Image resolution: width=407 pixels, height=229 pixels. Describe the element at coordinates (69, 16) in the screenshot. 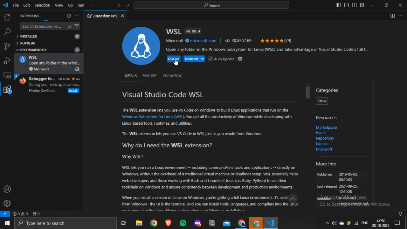

I see `refresh` at that location.